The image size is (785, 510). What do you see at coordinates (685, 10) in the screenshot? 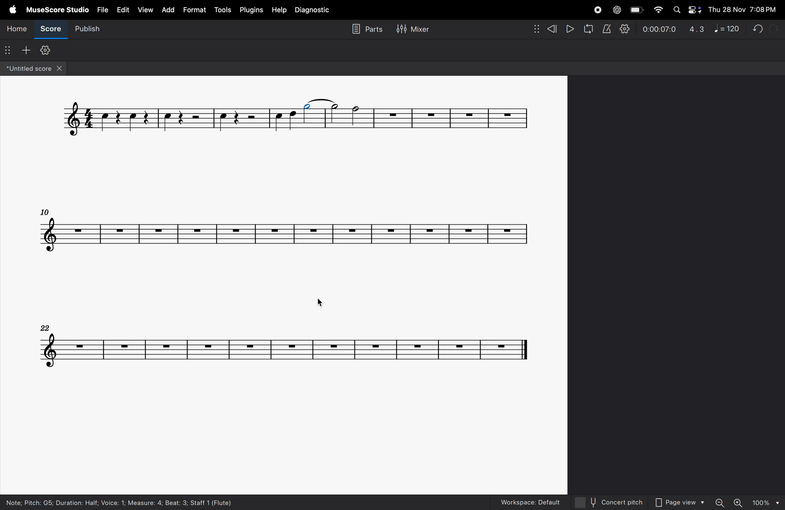
I see `apple widgets` at bounding box center [685, 10].